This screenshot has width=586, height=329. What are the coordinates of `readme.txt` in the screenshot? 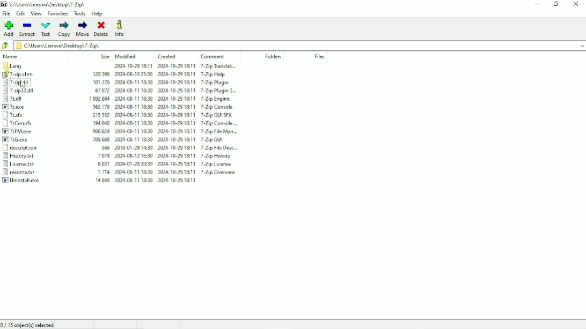 It's located at (120, 172).